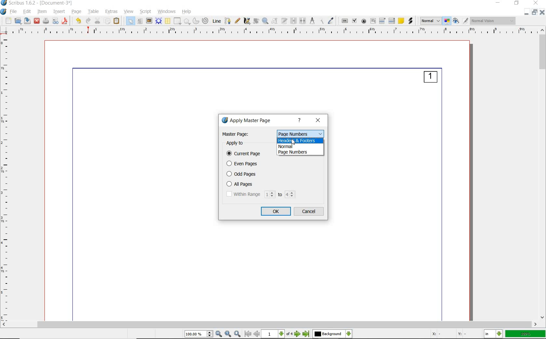  I want to click on current page, so click(245, 154).